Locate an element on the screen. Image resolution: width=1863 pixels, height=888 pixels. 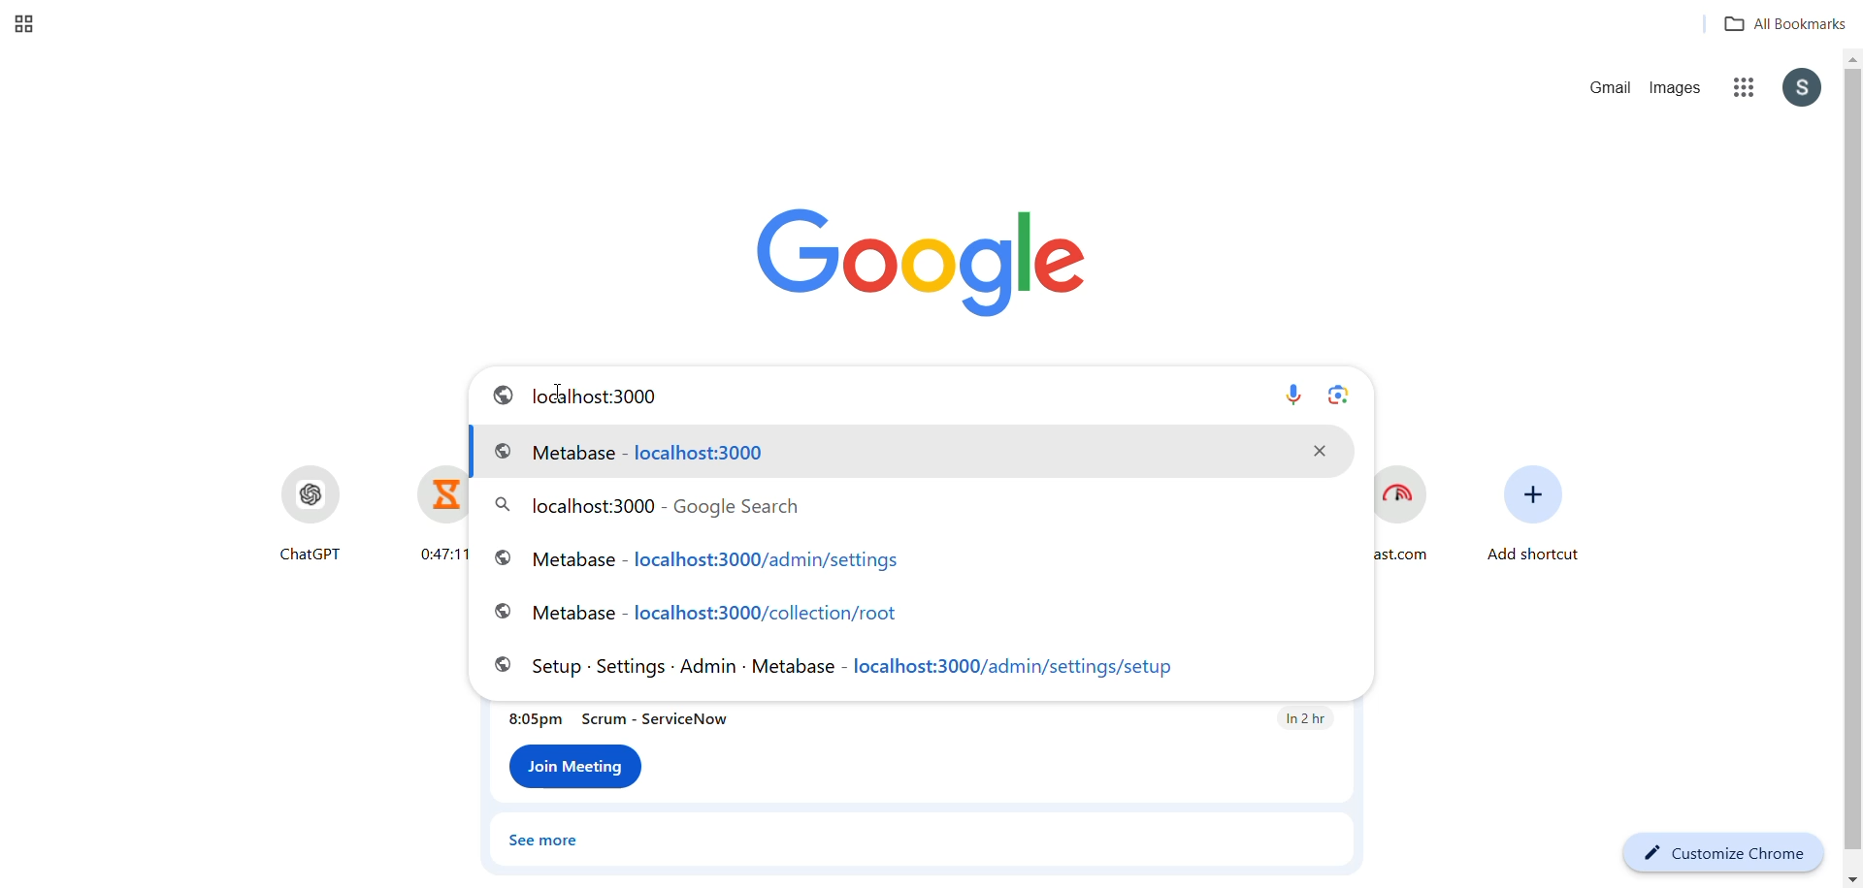
Mic is located at coordinates (1296, 396).